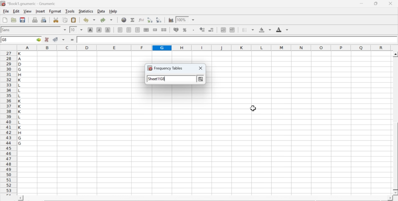  Describe the element at coordinates (13, 20) in the screenshot. I see `open` at that location.